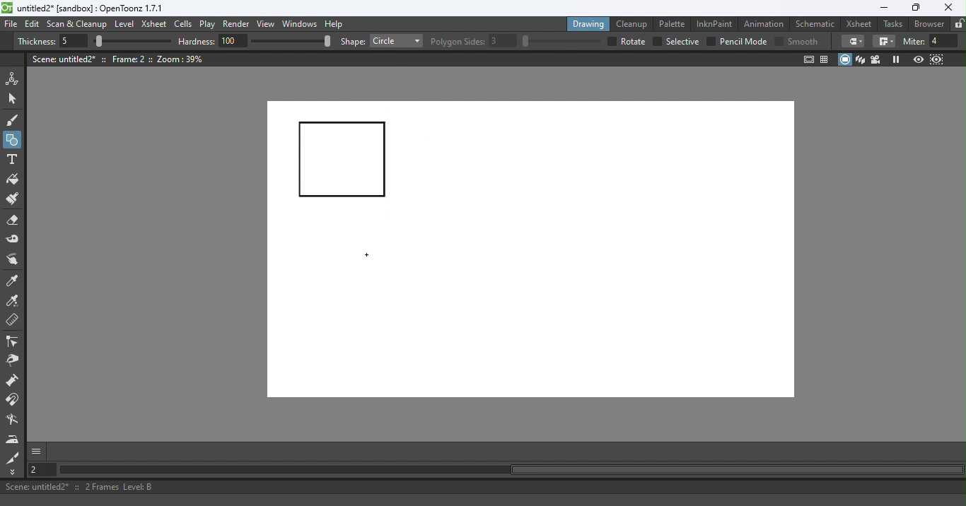 Image resolution: width=966 pixels, height=506 pixels. Describe the element at coordinates (291, 40) in the screenshot. I see `slider` at that location.